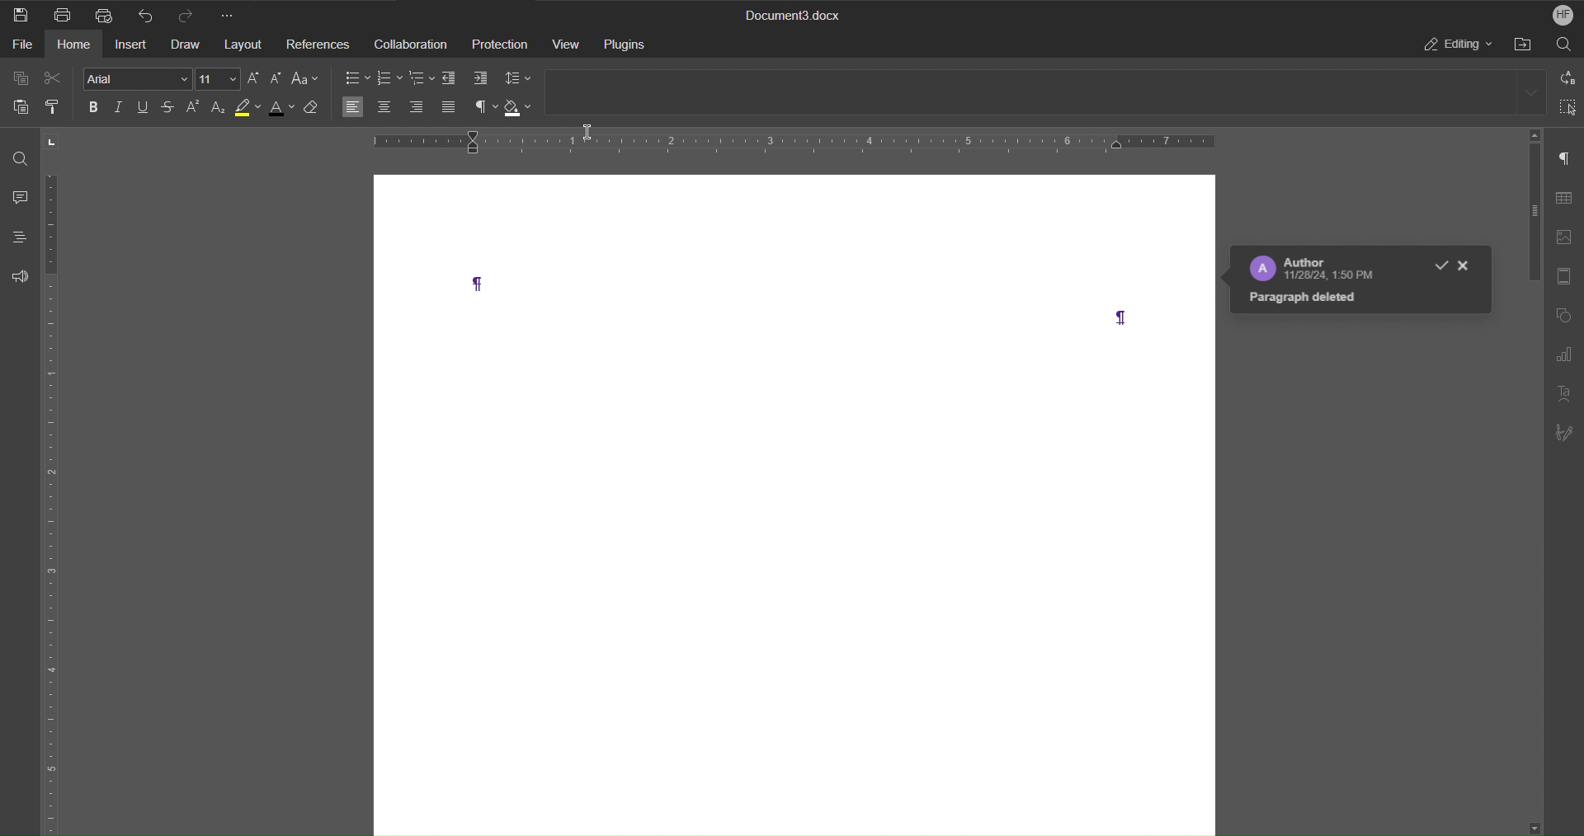  I want to click on Close, so click(1464, 266).